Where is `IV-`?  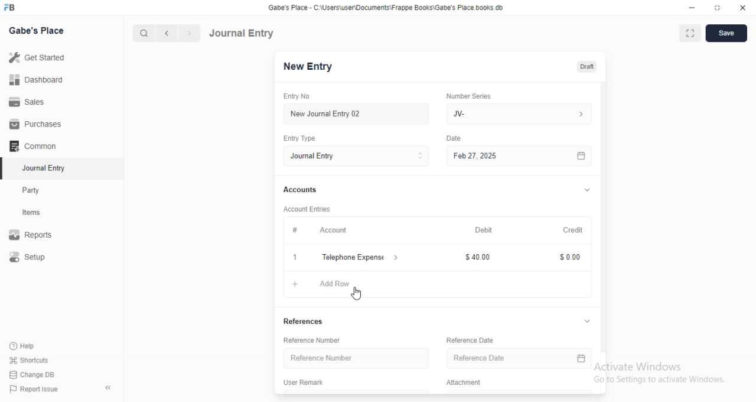
IV- is located at coordinates (518, 114).